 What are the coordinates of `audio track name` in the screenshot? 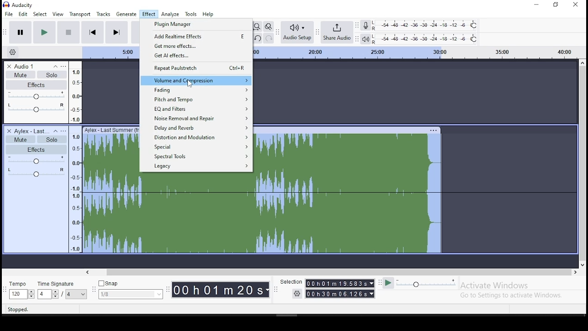 It's located at (32, 65).